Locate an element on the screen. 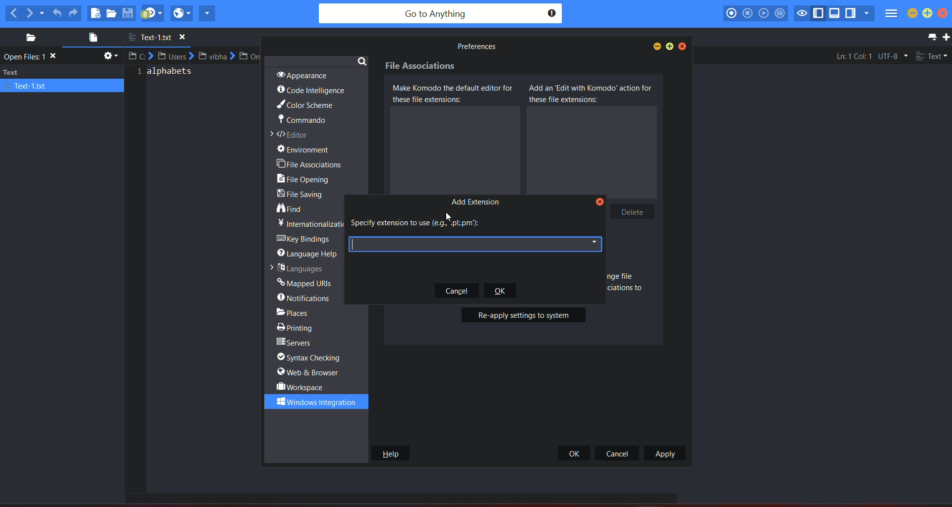 The image size is (952, 507). windows integration is located at coordinates (312, 402).